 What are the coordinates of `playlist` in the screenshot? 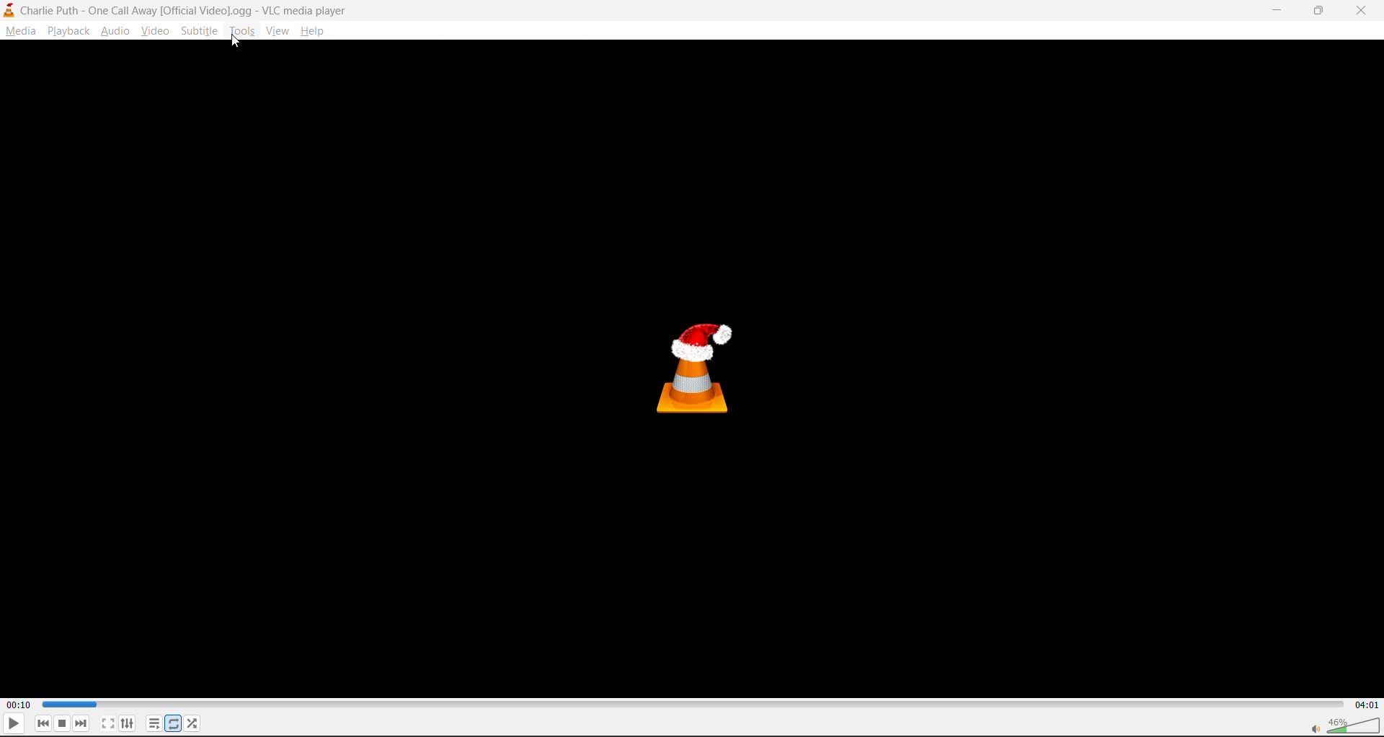 It's located at (158, 722).